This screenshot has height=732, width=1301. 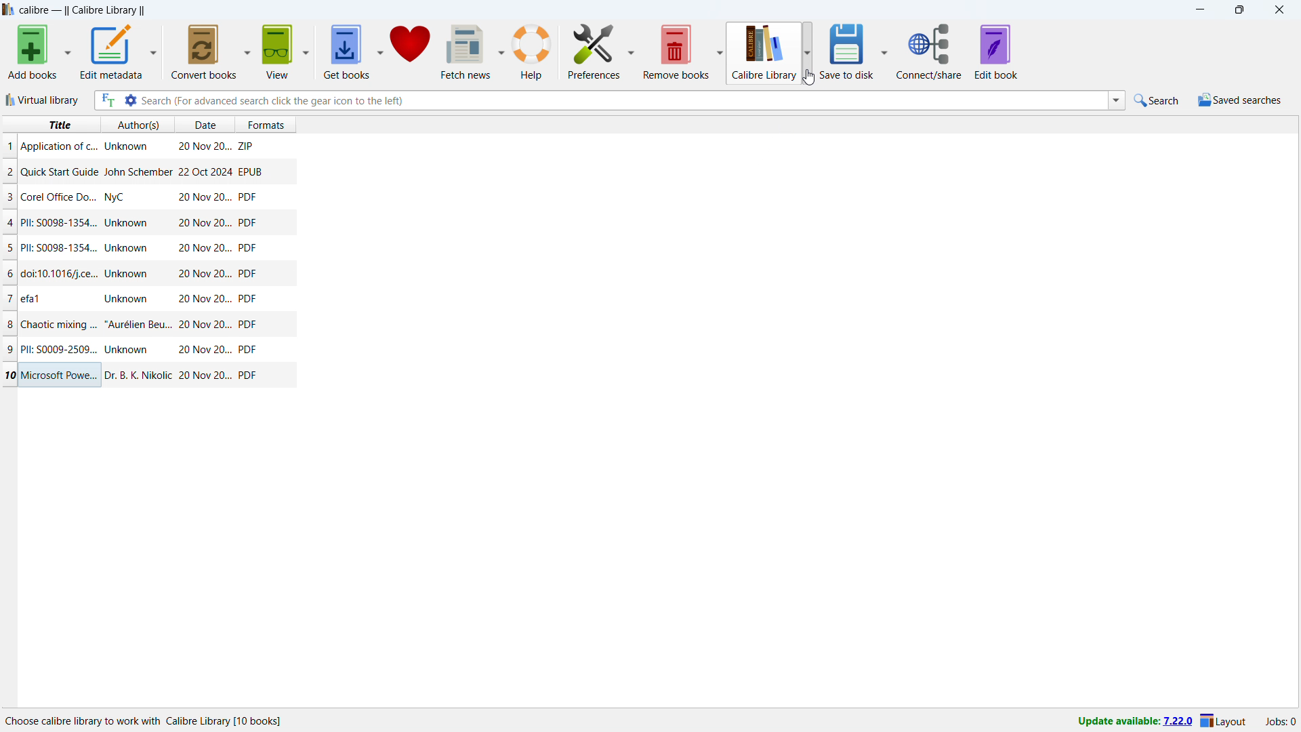 What do you see at coordinates (59, 323) in the screenshot?
I see `Title` at bounding box center [59, 323].